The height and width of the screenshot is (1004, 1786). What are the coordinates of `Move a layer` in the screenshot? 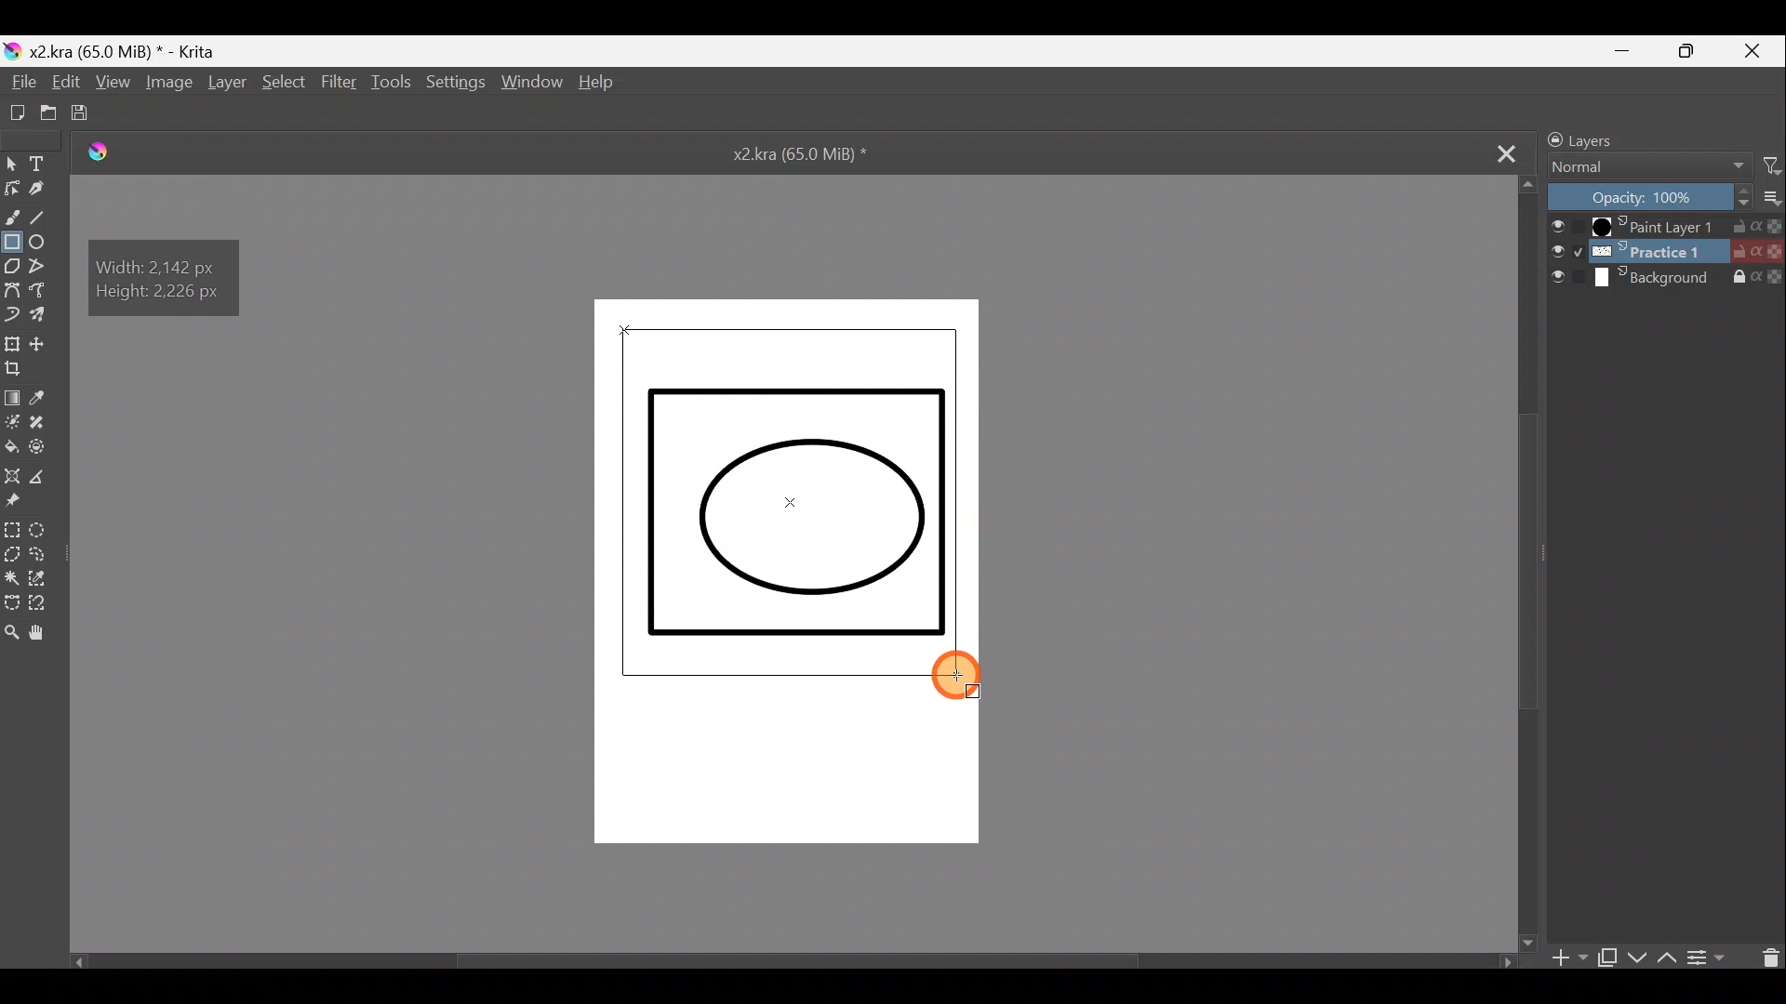 It's located at (41, 341).